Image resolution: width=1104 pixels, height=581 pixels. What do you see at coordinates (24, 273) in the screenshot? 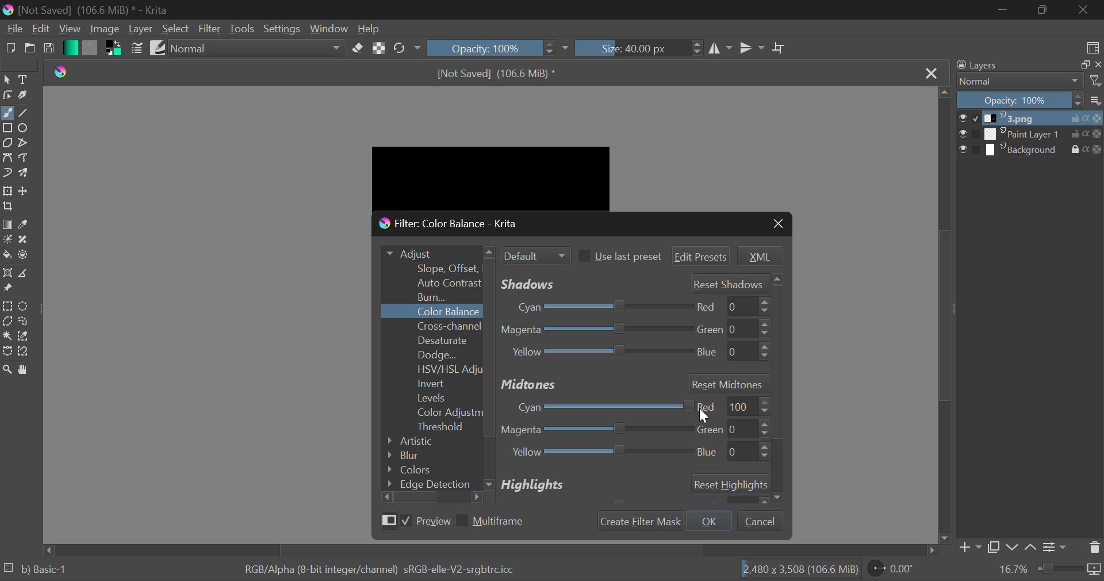
I see `Measurements` at bounding box center [24, 273].